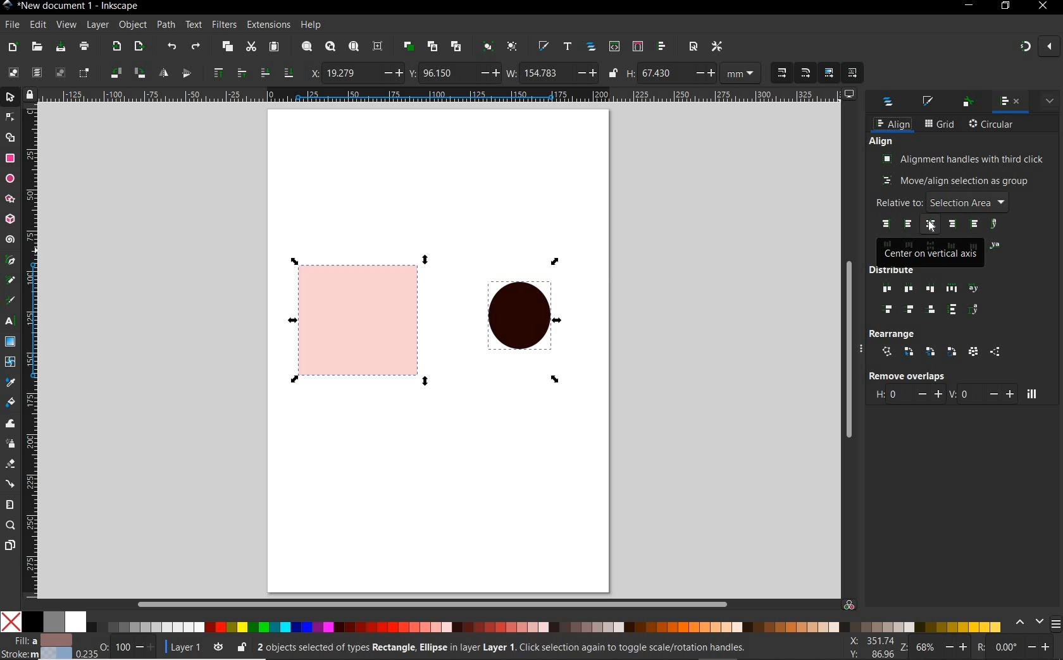  I want to click on node tool, so click(9, 116).